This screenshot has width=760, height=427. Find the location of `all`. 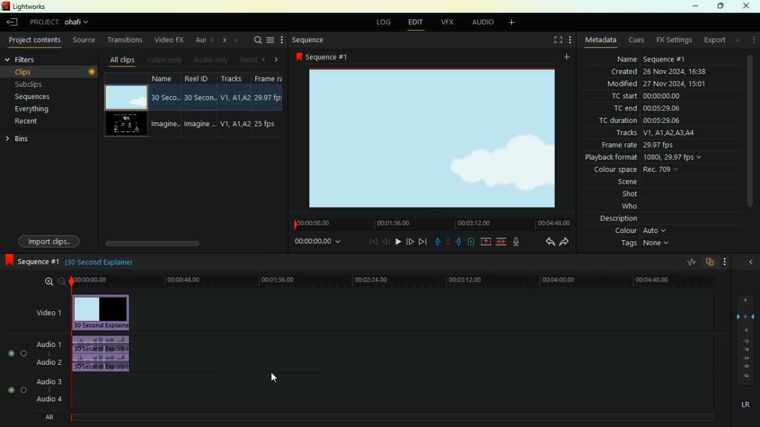

all is located at coordinates (47, 418).